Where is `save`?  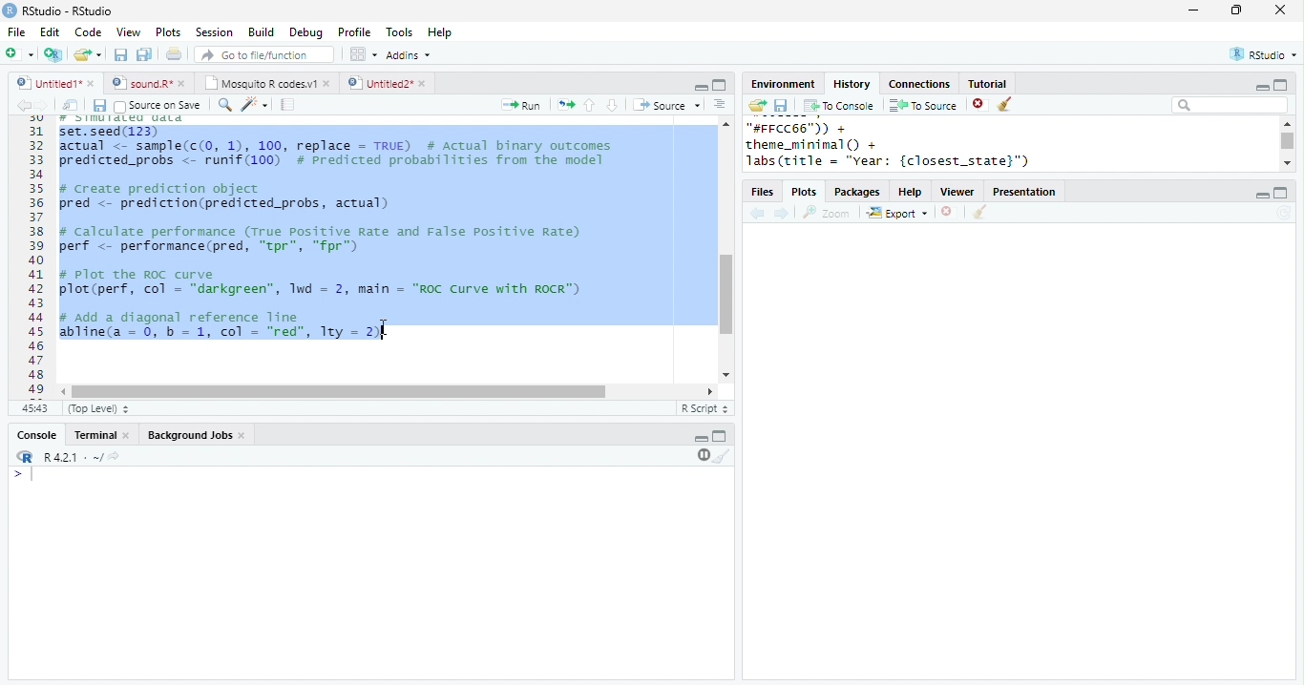
save is located at coordinates (120, 54).